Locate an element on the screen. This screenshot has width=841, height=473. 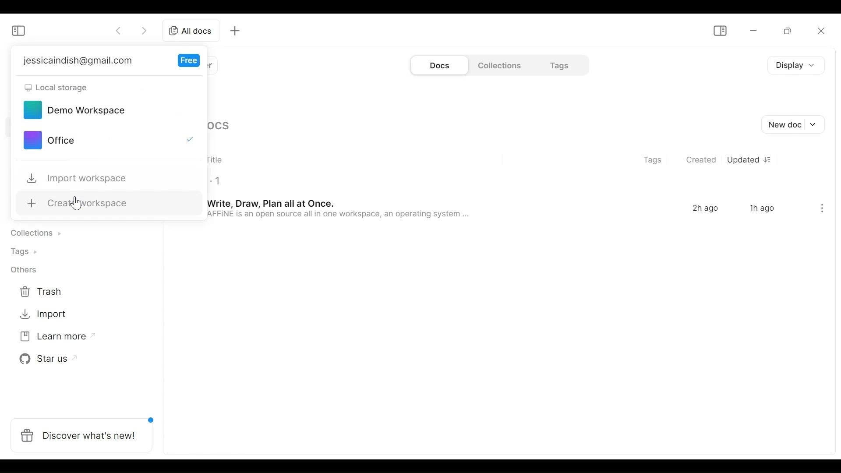
Updated is located at coordinates (751, 160).